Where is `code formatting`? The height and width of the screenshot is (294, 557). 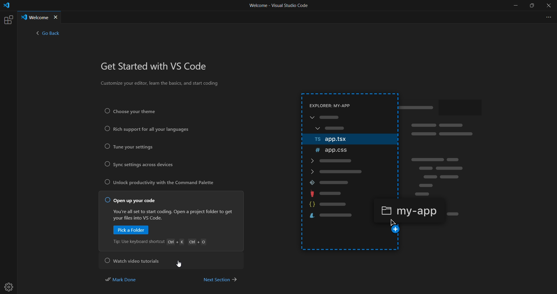 code formatting is located at coordinates (334, 205).